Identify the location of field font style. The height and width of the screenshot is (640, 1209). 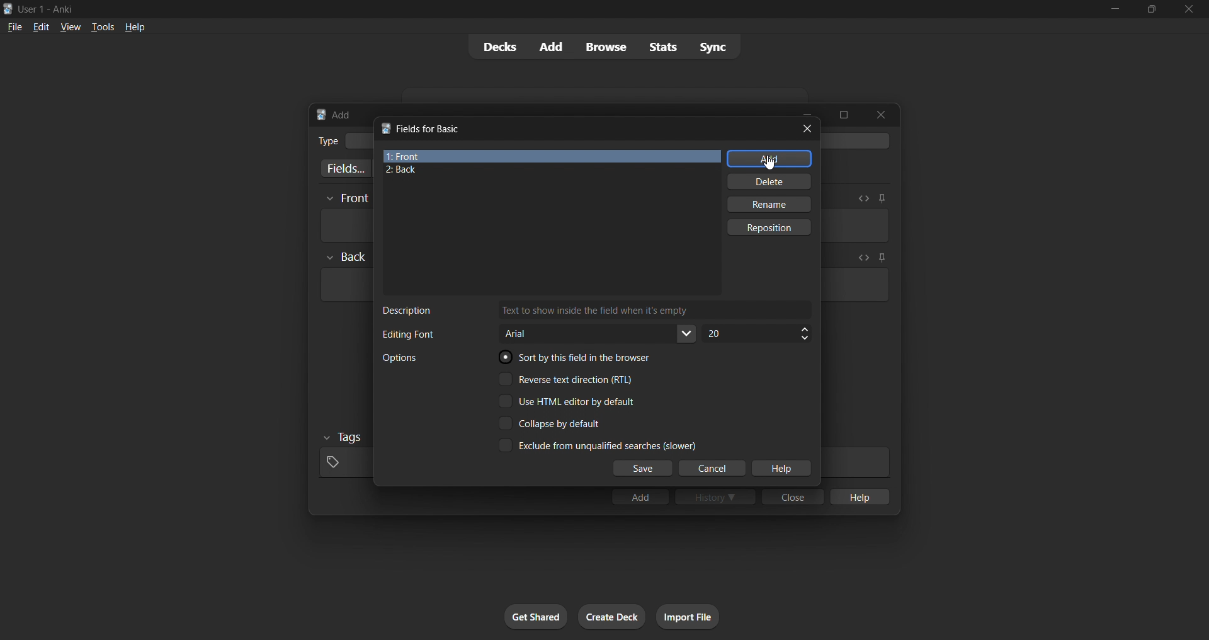
(599, 334).